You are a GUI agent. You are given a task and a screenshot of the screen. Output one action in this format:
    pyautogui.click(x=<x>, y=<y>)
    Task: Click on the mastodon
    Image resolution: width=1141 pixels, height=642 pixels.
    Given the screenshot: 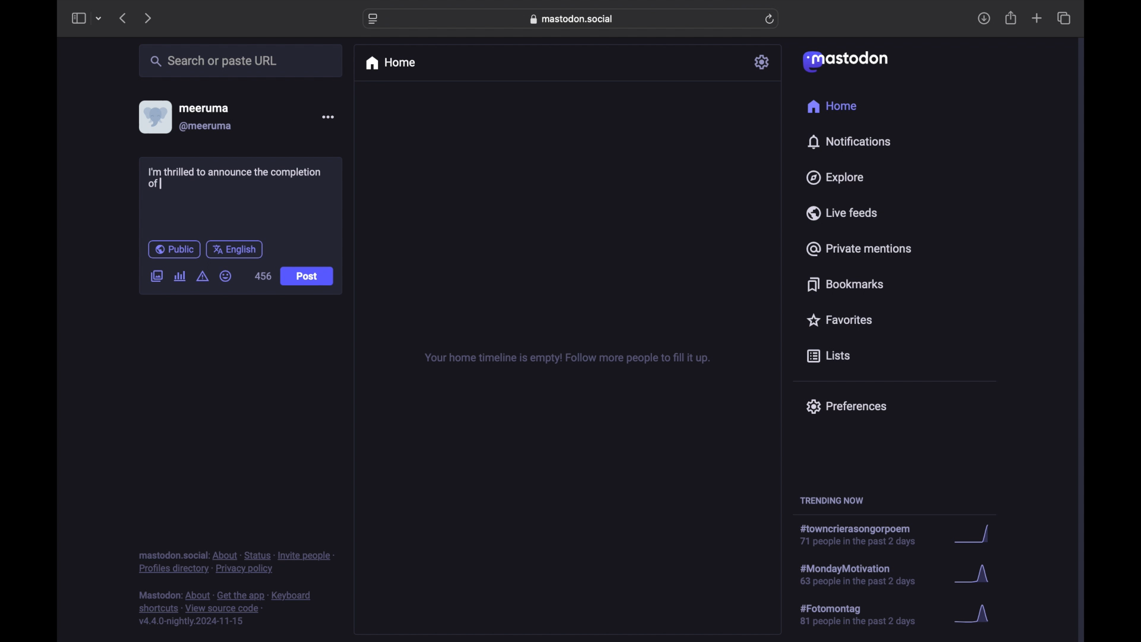 What is the action you would take?
    pyautogui.click(x=846, y=62)
    